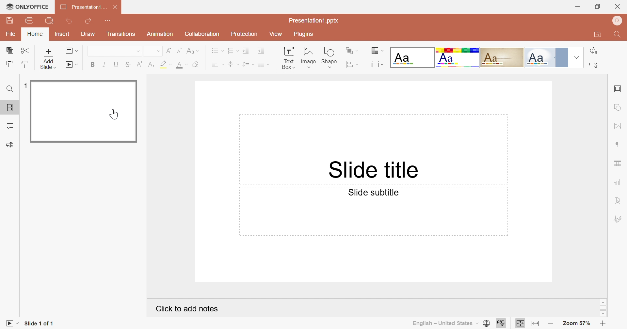 This screenshot has width=627, height=329. I want to click on ONLYOFFICE, so click(29, 7).